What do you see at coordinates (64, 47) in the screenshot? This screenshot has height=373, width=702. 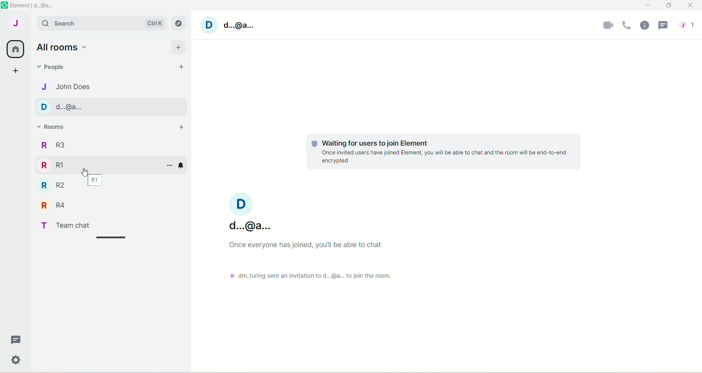 I see `all rooms` at bounding box center [64, 47].